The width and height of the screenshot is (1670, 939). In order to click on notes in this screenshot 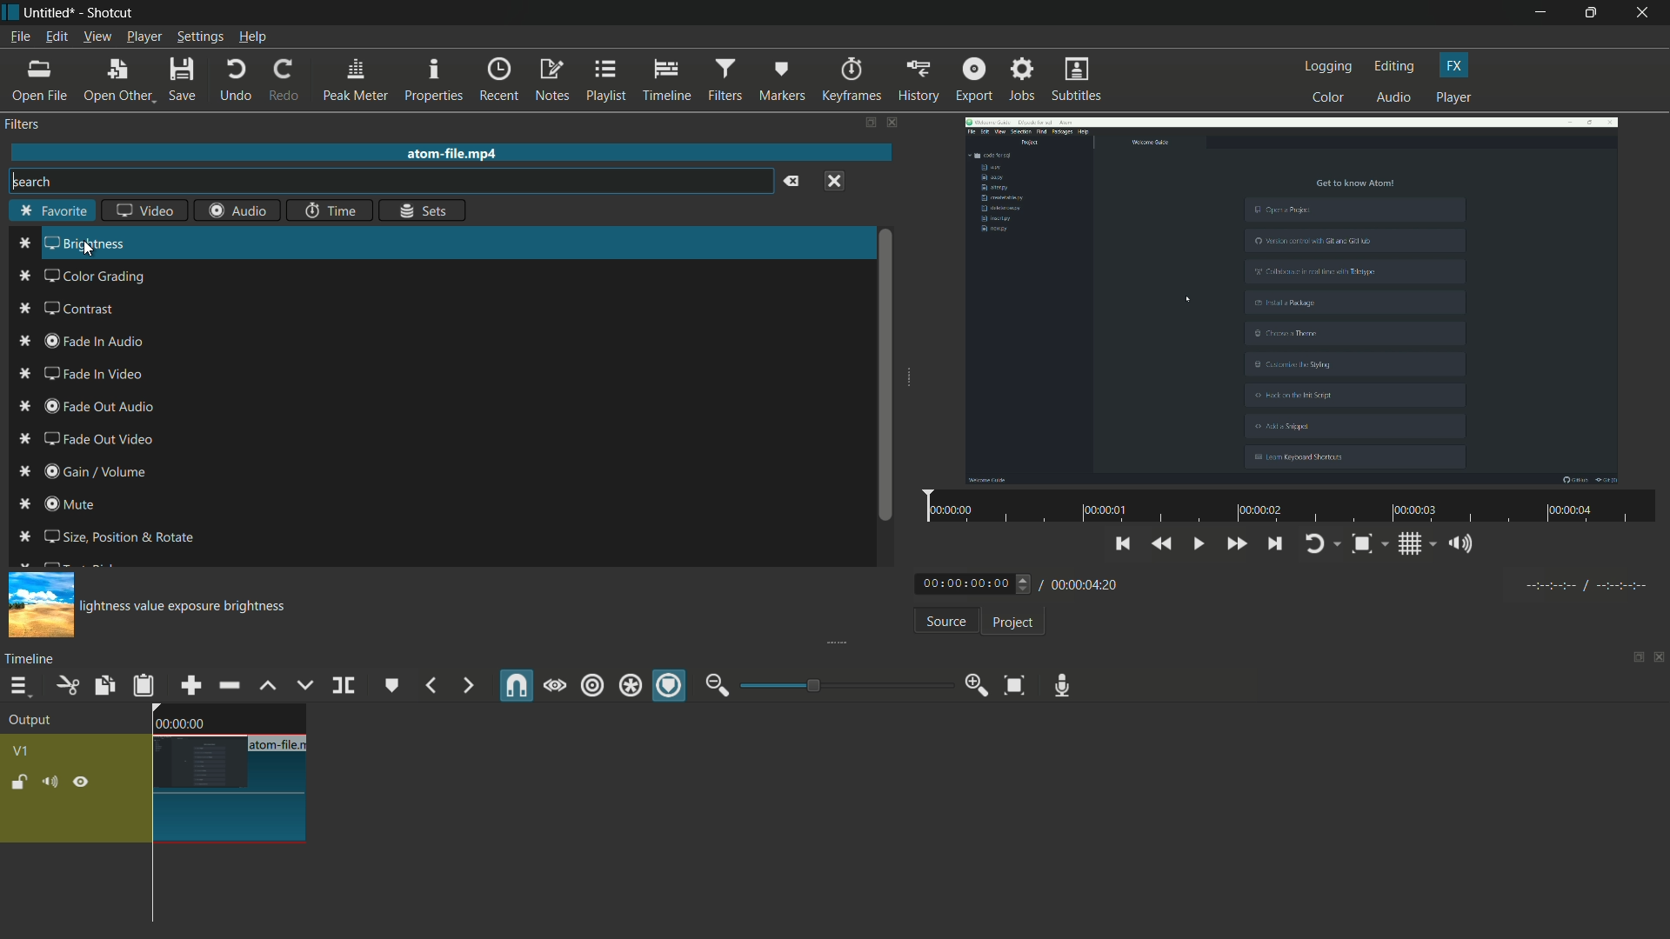, I will do `click(554, 81)`.